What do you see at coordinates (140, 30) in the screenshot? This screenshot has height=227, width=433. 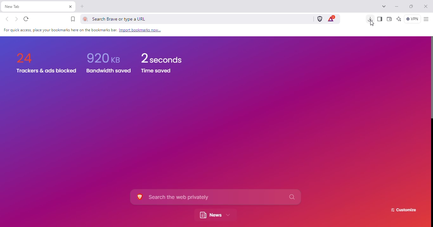 I see `Link` at bounding box center [140, 30].